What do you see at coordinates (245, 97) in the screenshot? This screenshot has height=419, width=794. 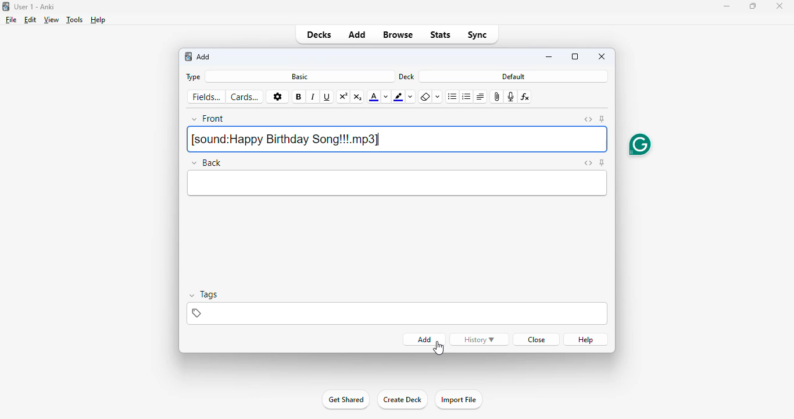 I see `cards` at bounding box center [245, 97].